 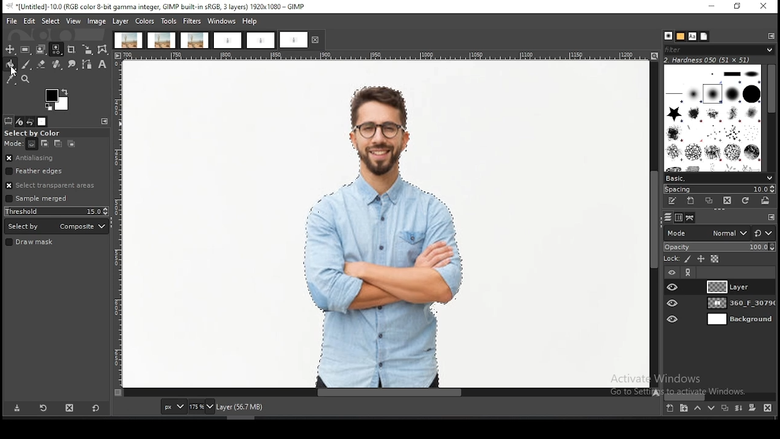 What do you see at coordinates (52, 21) in the screenshot?
I see `select` at bounding box center [52, 21].